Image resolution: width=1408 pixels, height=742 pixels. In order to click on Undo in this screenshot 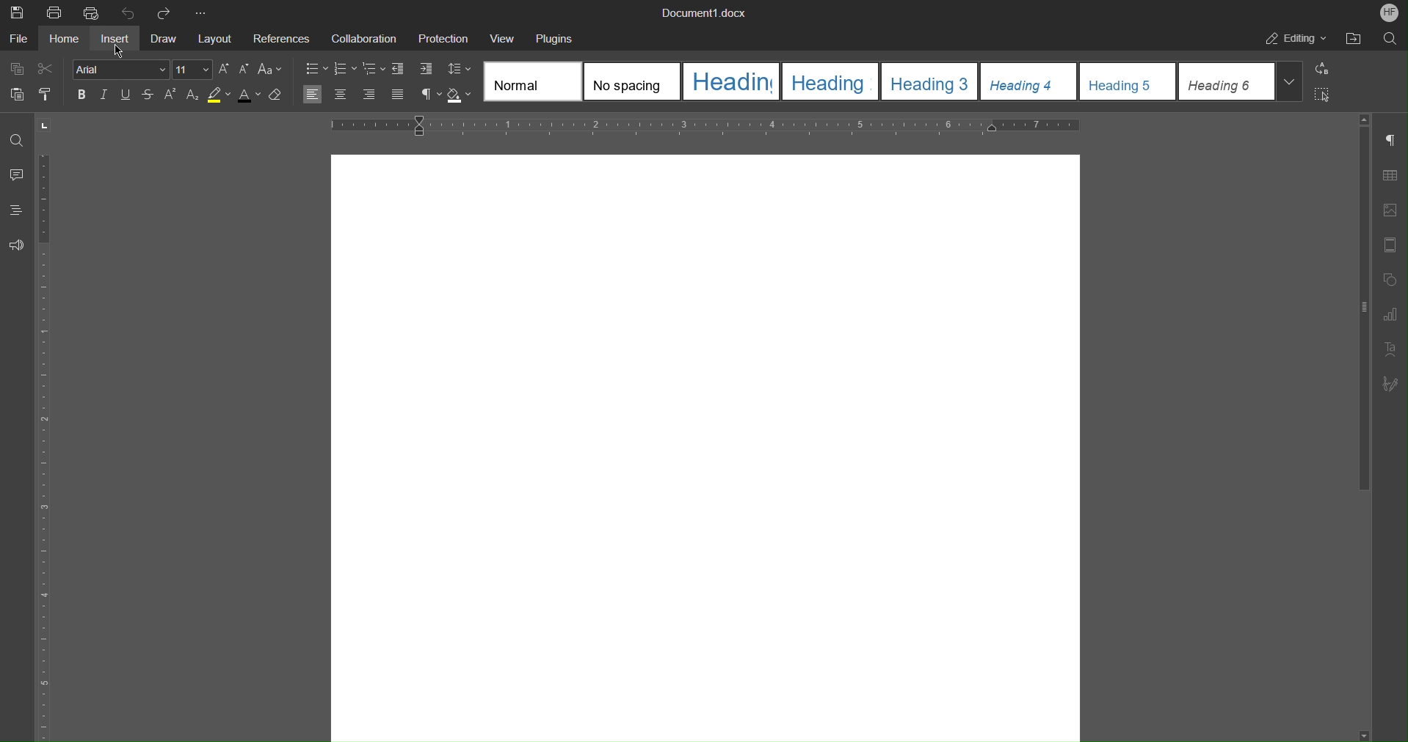, I will do `click(128, 12)`.